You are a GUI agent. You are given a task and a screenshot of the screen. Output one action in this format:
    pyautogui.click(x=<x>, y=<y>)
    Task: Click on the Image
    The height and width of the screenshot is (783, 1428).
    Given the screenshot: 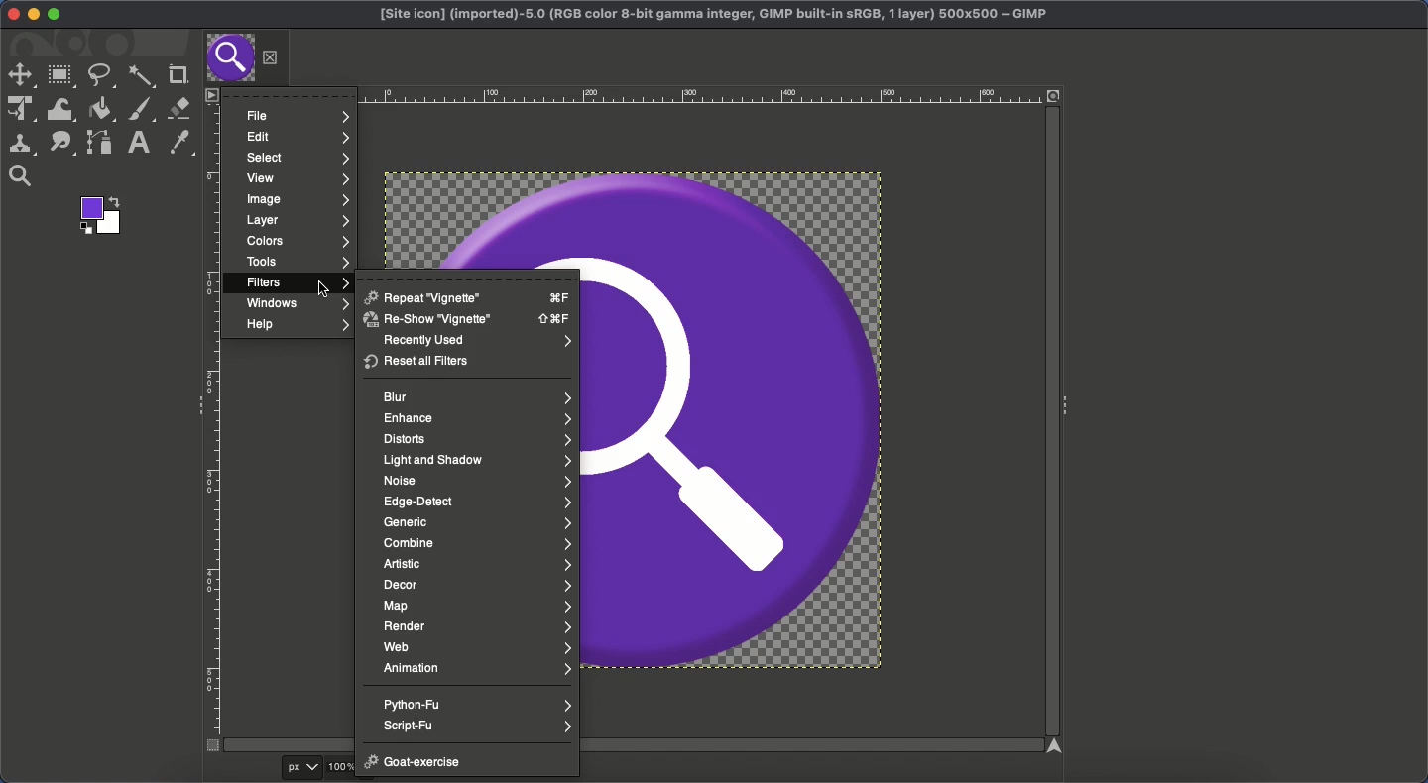 What is the action you would take?
    pyautogui.click(x=297, y=198)
    